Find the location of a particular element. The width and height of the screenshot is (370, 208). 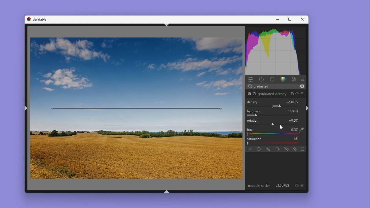

darktable logo is located at coordinates (28, 19).